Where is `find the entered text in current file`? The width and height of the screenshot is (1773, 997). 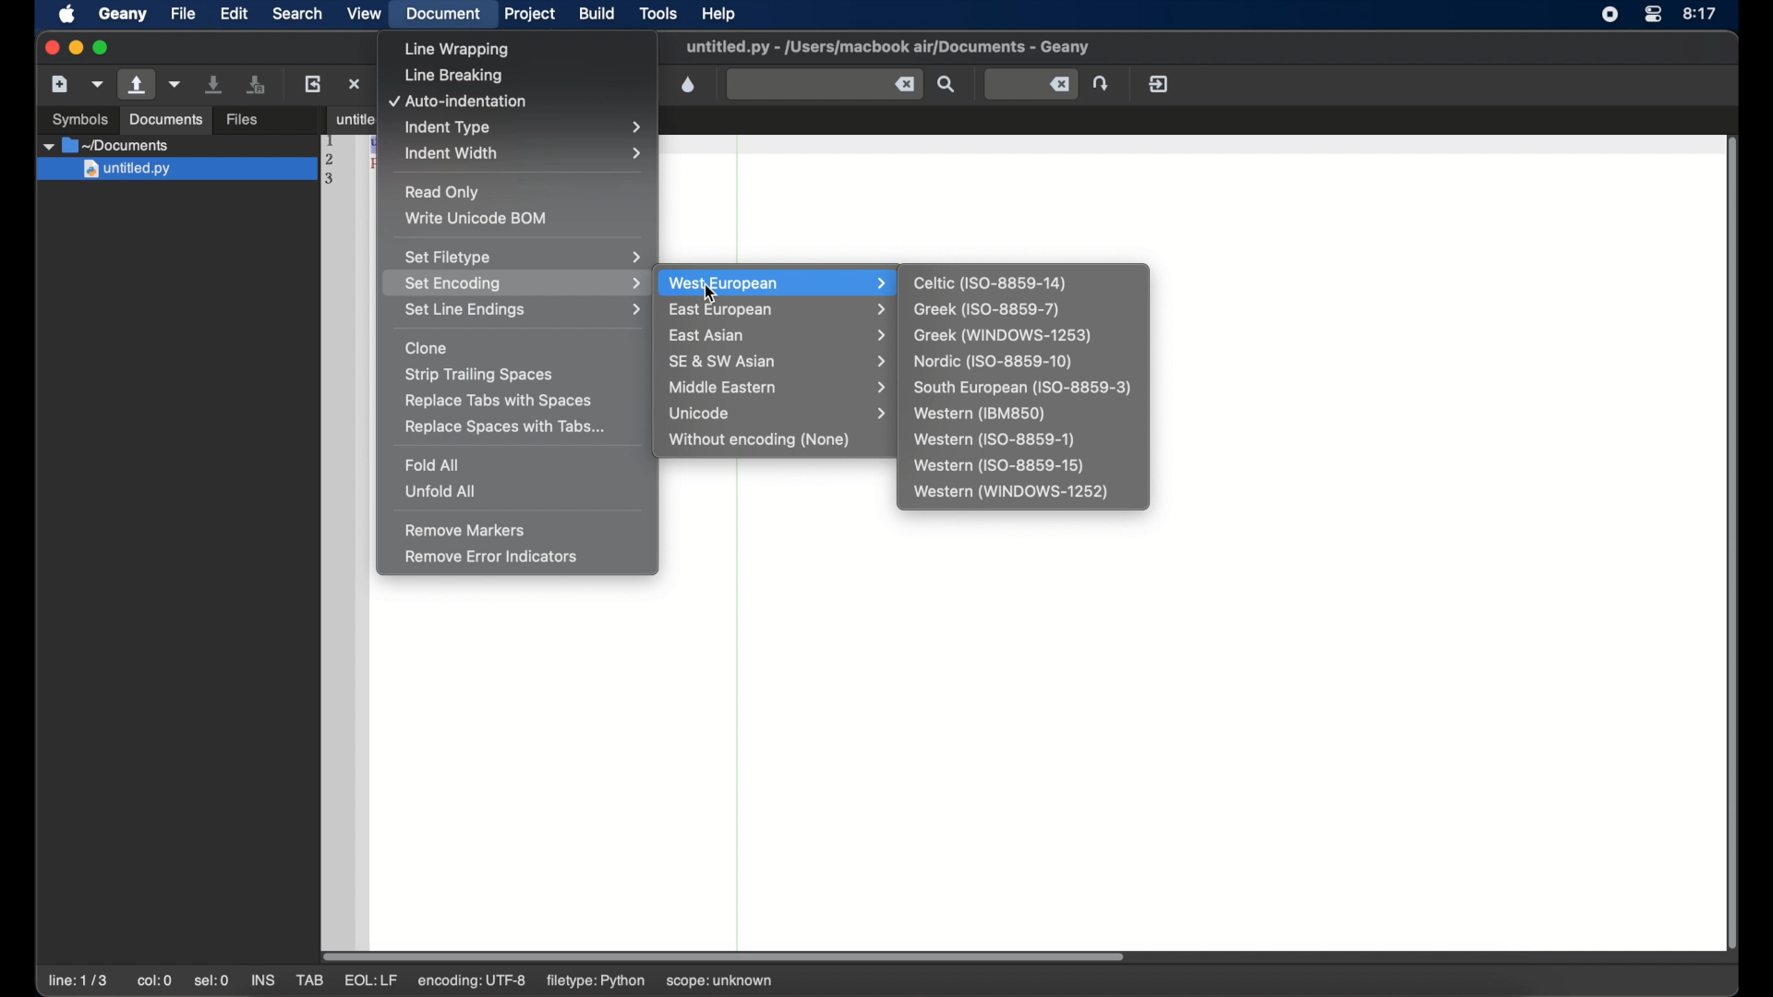 find the entered text in current file is located at coordinates (947, 84).